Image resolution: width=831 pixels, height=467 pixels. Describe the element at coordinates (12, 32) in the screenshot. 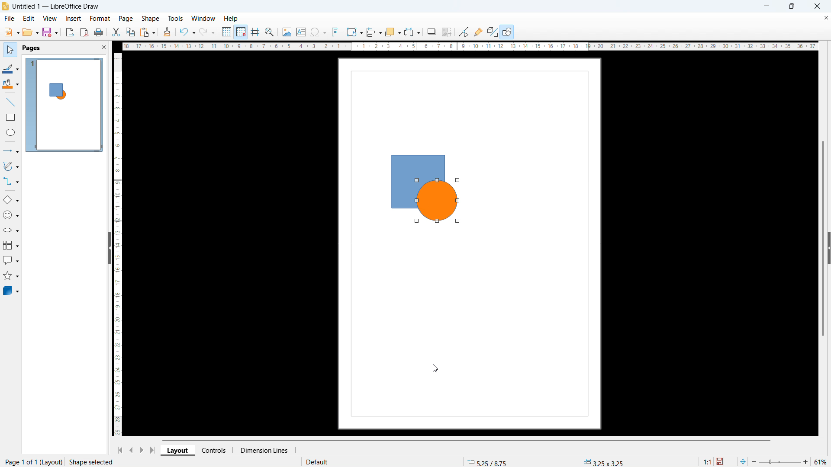

I see `new` at that location.